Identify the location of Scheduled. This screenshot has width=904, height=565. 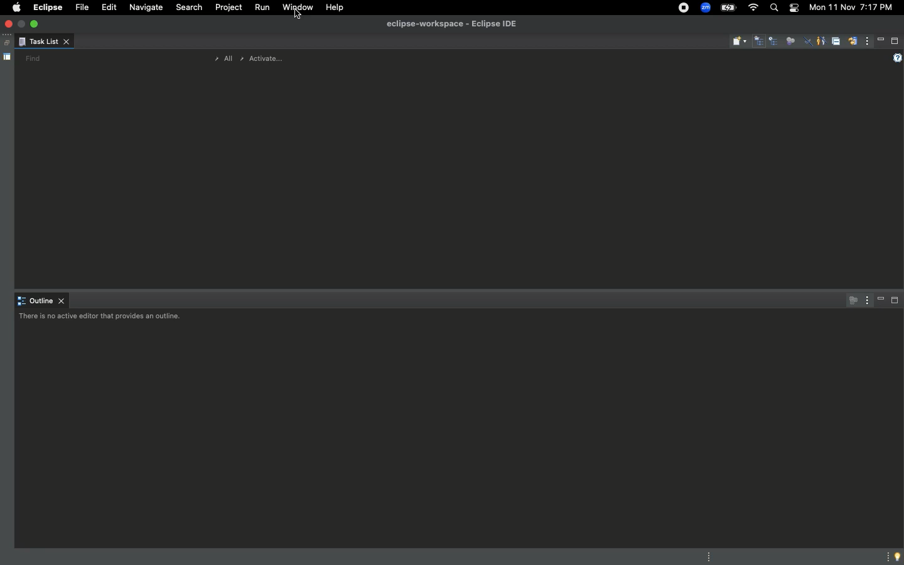
(775, 42).